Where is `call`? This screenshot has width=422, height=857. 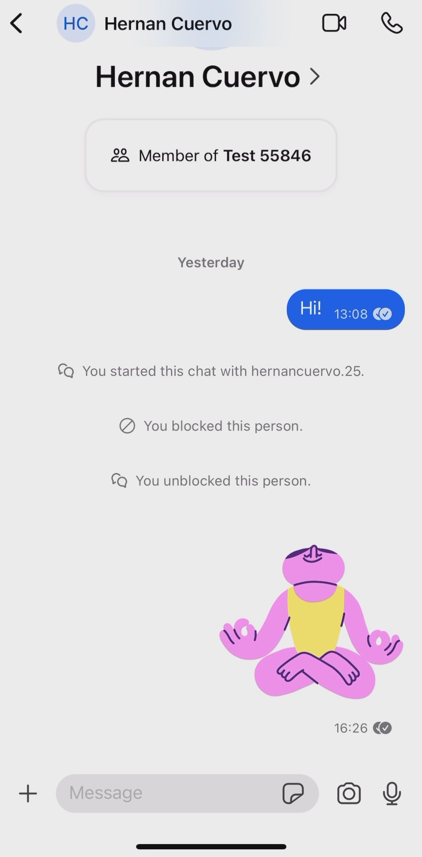 call is located at coordinates (392, 23).